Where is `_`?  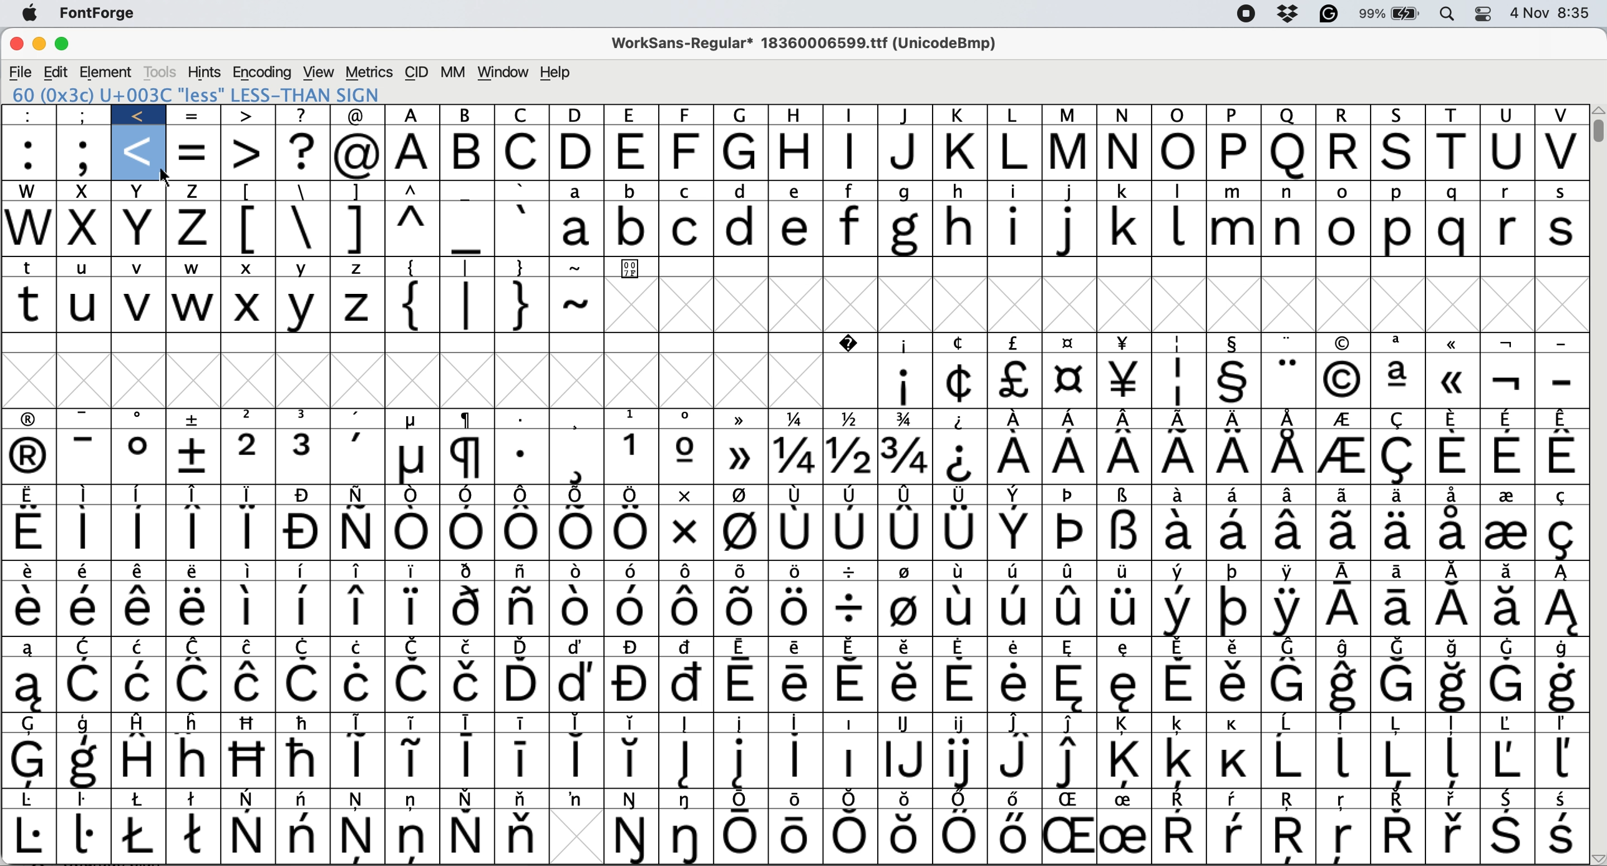 _ is located at coordinates (469, 231).